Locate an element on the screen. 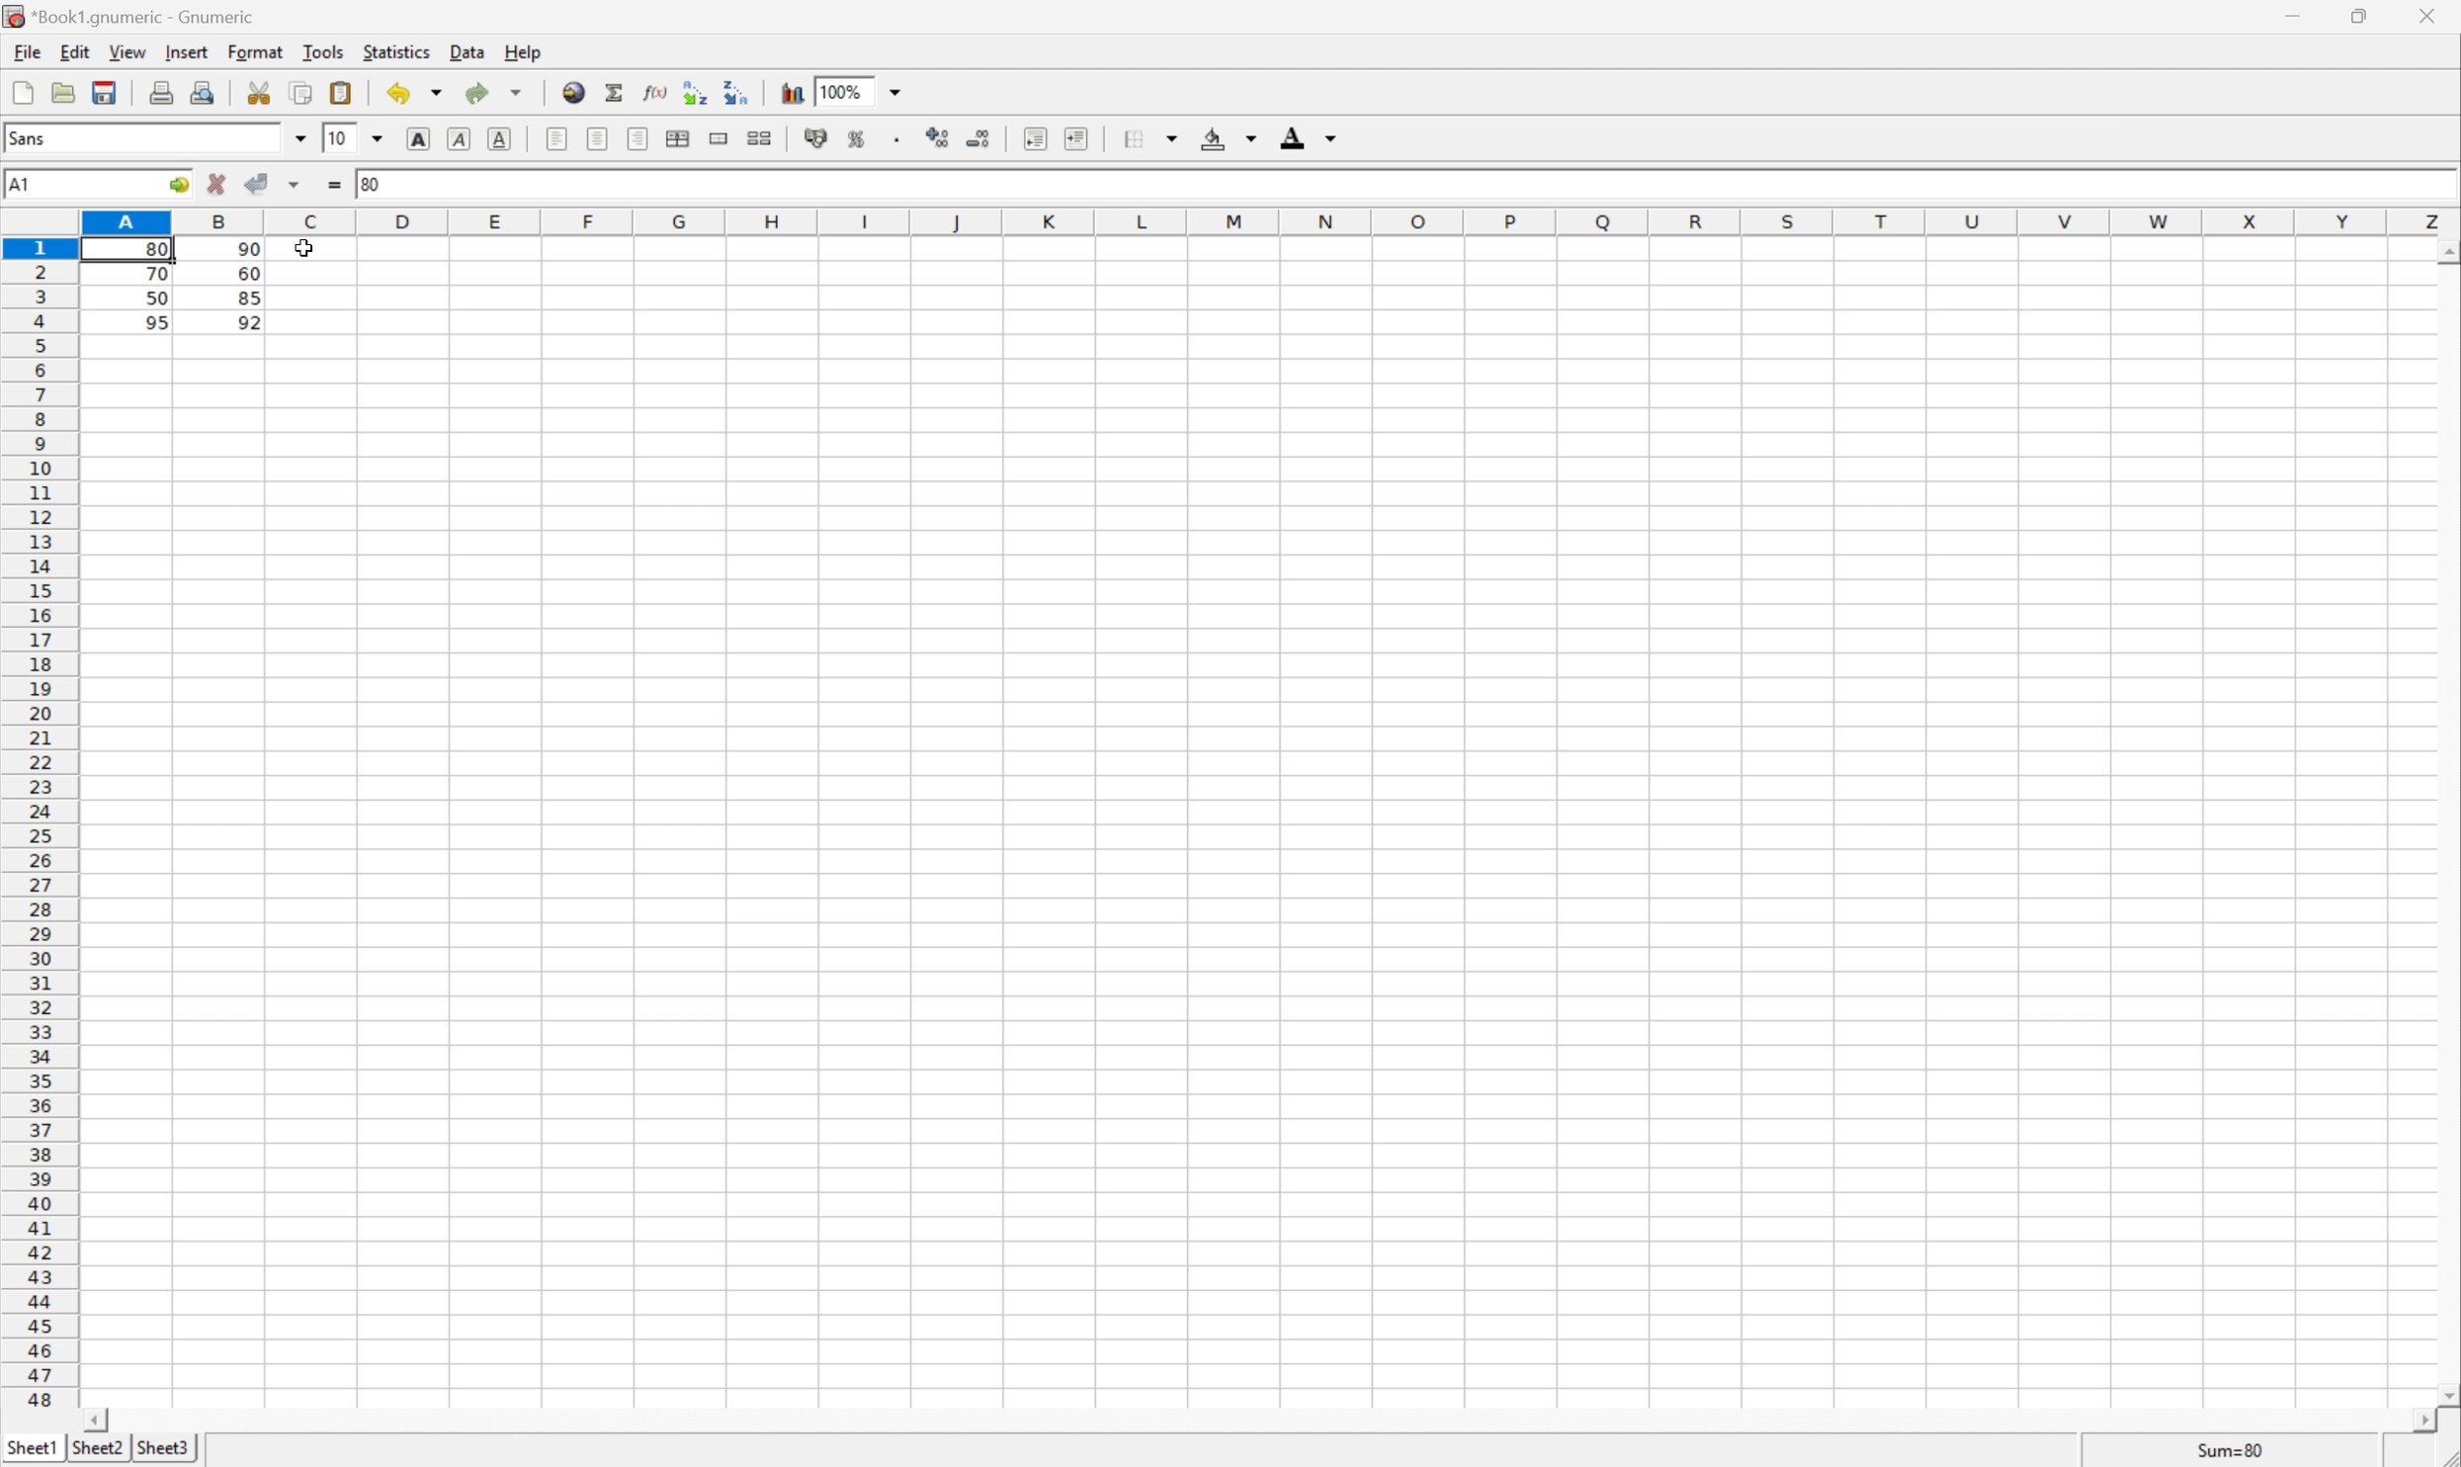  Help is located at coordinates (524, 53).